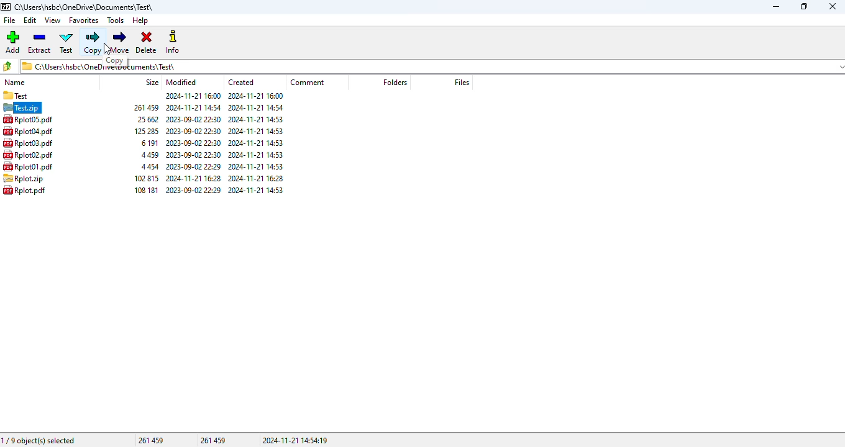 Image resolution: width=845 pixels, height=447 pixels. I want to click on test, so click(66, 43).